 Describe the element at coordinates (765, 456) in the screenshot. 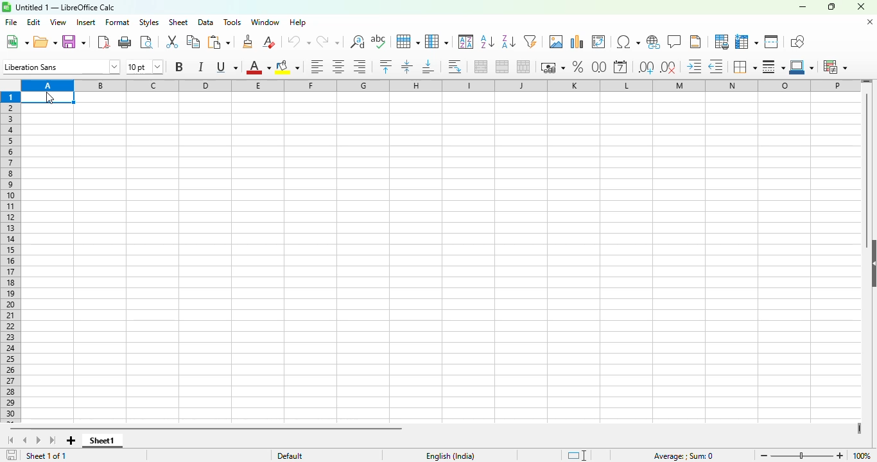

I see `zoom out` at that location.